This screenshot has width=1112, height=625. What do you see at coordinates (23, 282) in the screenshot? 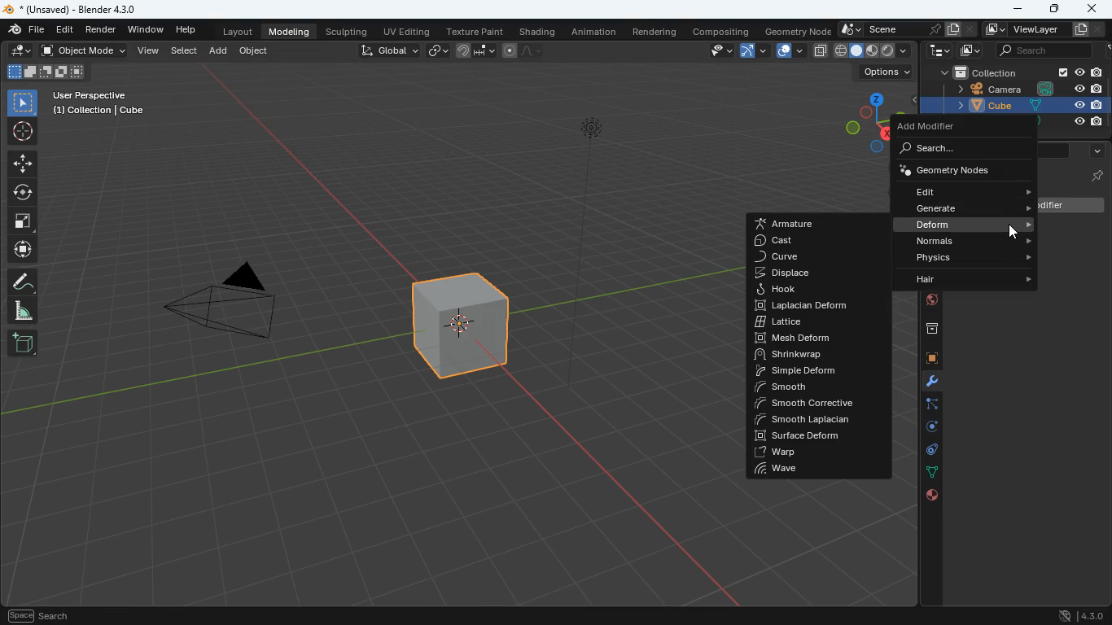
I see `draw` at bounding box center [23, 282].